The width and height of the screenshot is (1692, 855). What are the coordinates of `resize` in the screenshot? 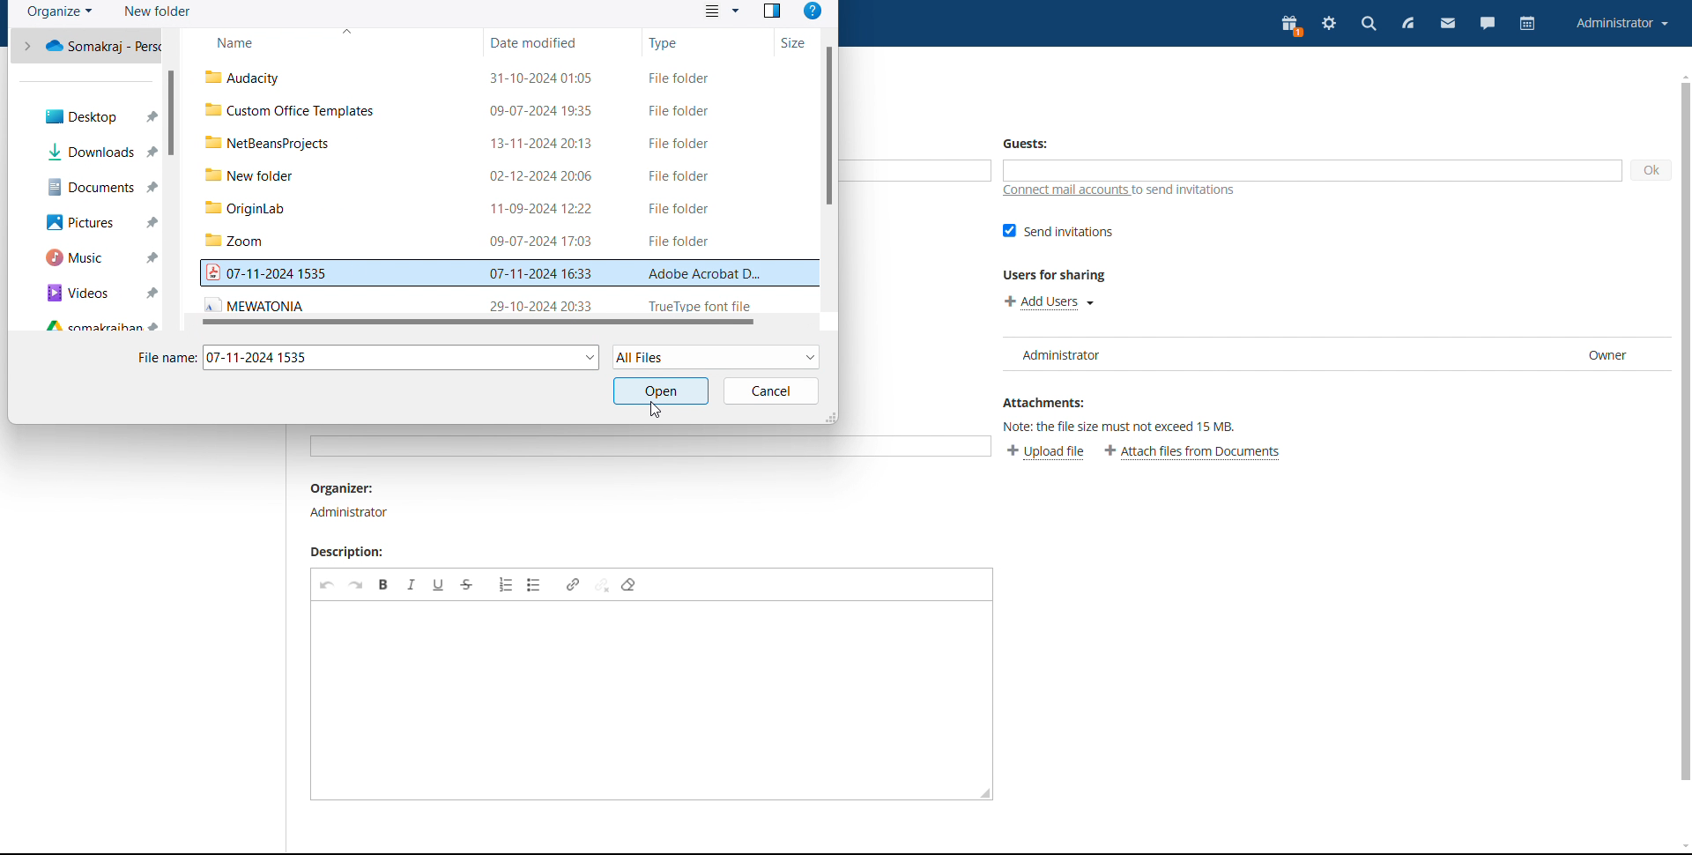 It's located at (987, 792).